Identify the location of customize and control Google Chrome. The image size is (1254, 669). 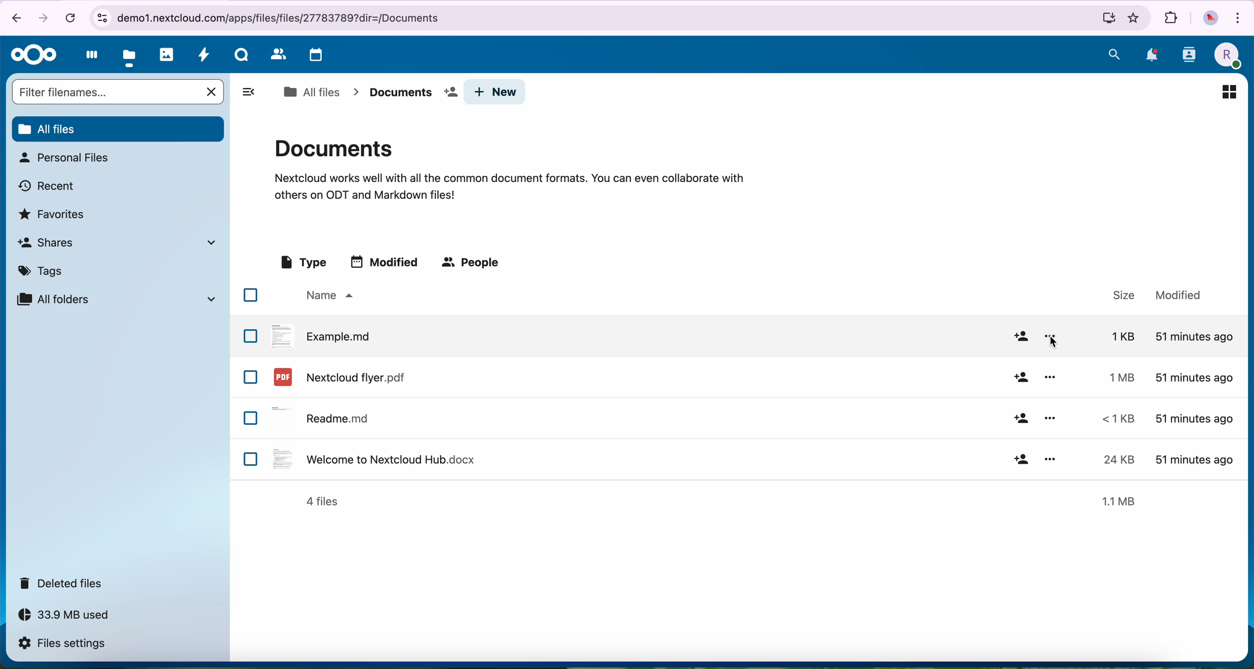
(1241, 17).